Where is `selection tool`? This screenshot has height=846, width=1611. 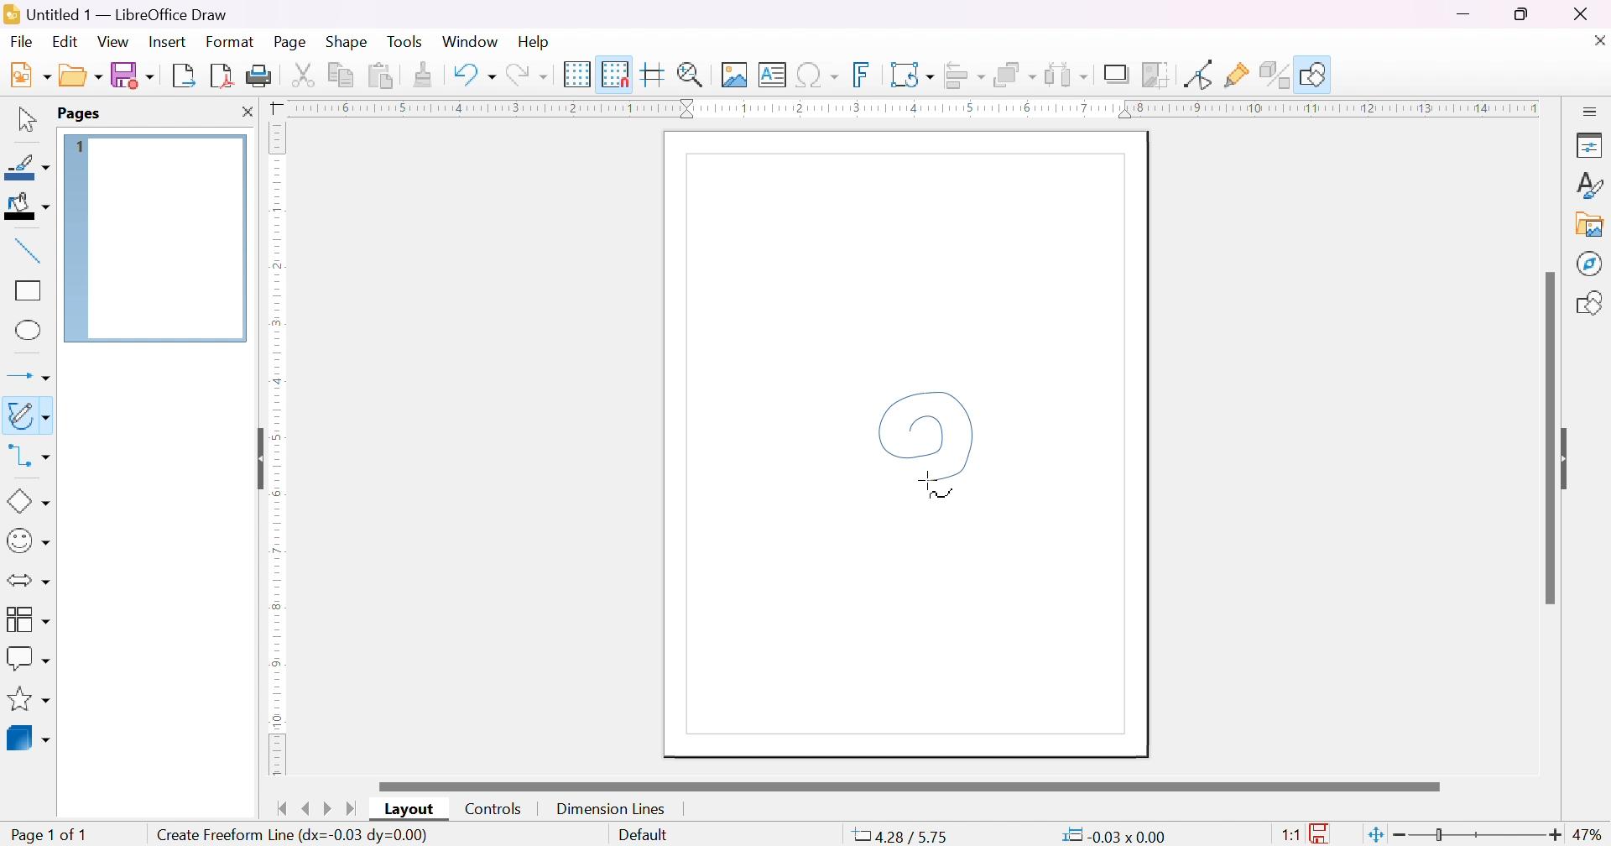 selection tool is located at coordinates (25, 118).